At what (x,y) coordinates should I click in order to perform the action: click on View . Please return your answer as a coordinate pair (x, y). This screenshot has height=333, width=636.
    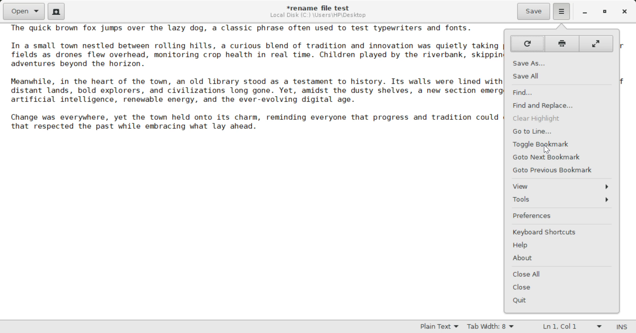
    Looking at the image, I should click on (561, 186).